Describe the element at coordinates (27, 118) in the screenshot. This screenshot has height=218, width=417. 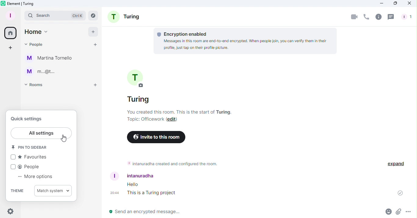
I see `Quick settings` at that location.